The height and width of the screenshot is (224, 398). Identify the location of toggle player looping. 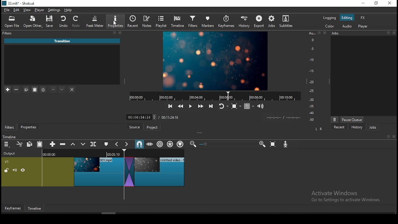
(223, 107).